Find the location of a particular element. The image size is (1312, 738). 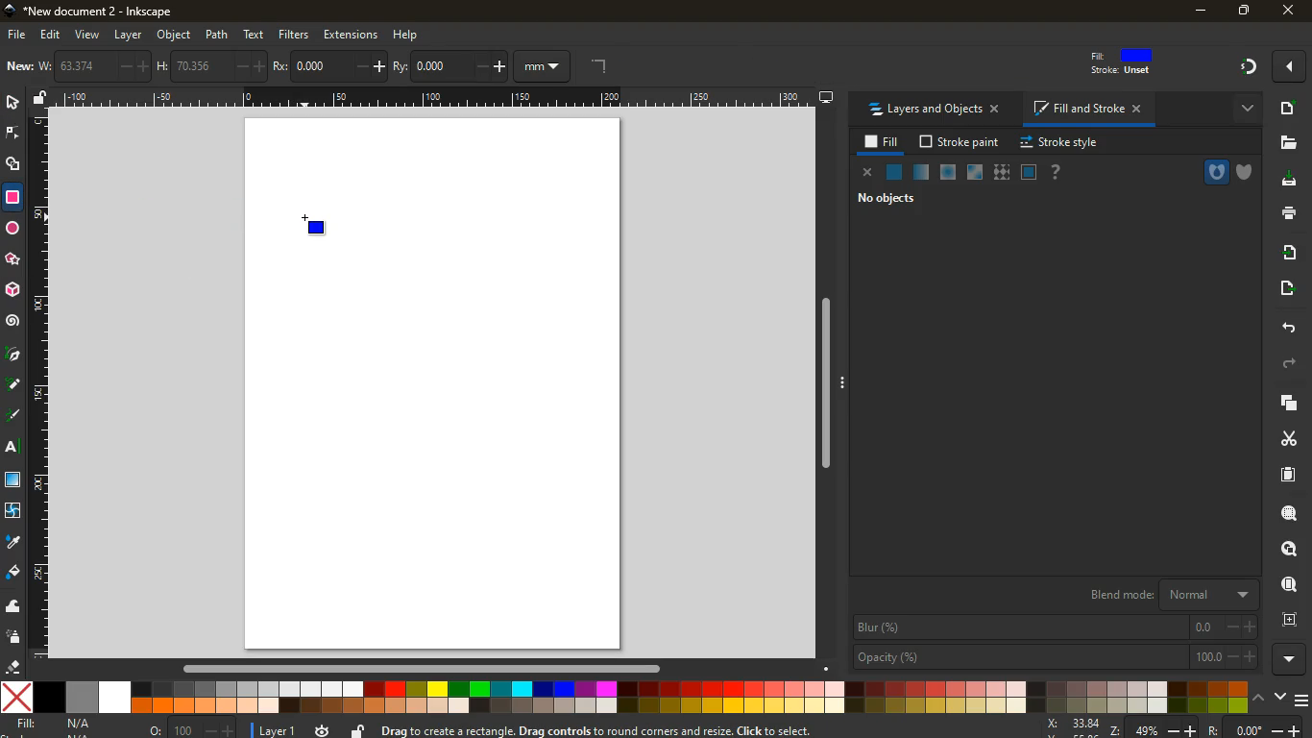

desktop is located at coordinates (826, 97).